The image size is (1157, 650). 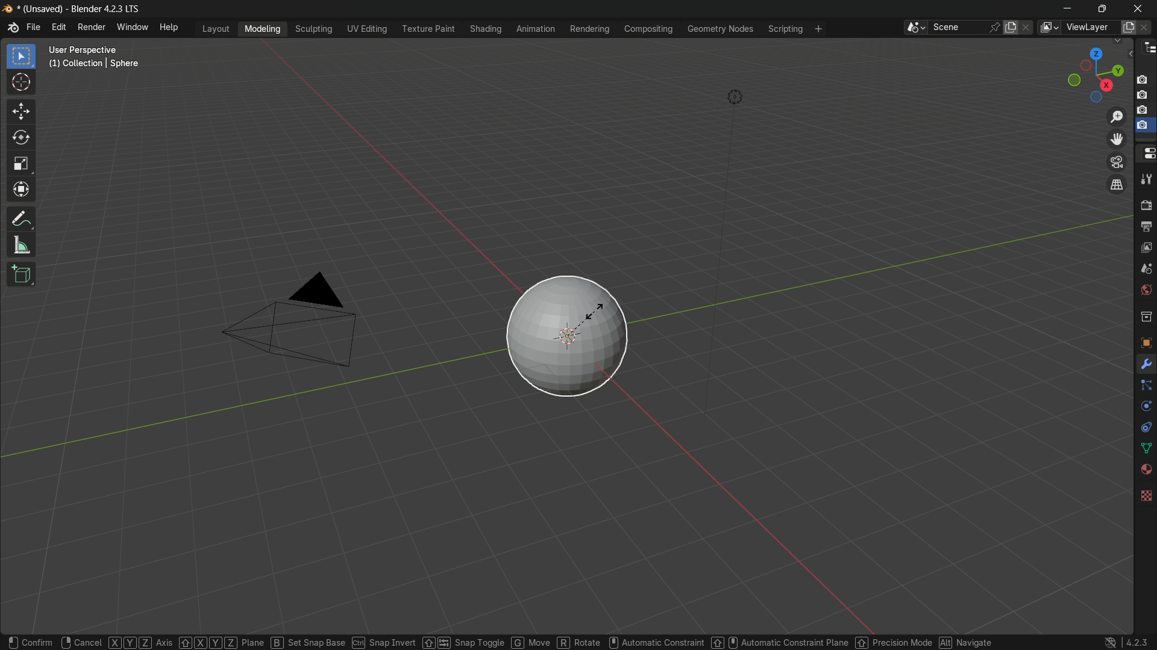 I want to click on snap toggle, so click(x=484, y=641).